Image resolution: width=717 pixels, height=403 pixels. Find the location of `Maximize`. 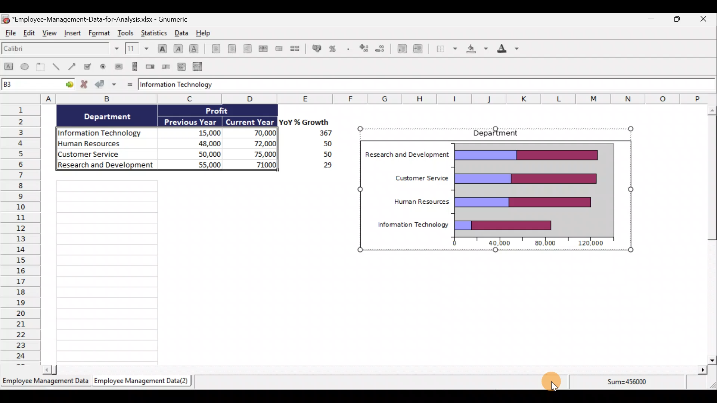

Maximize is located at coordinates (679, 19).